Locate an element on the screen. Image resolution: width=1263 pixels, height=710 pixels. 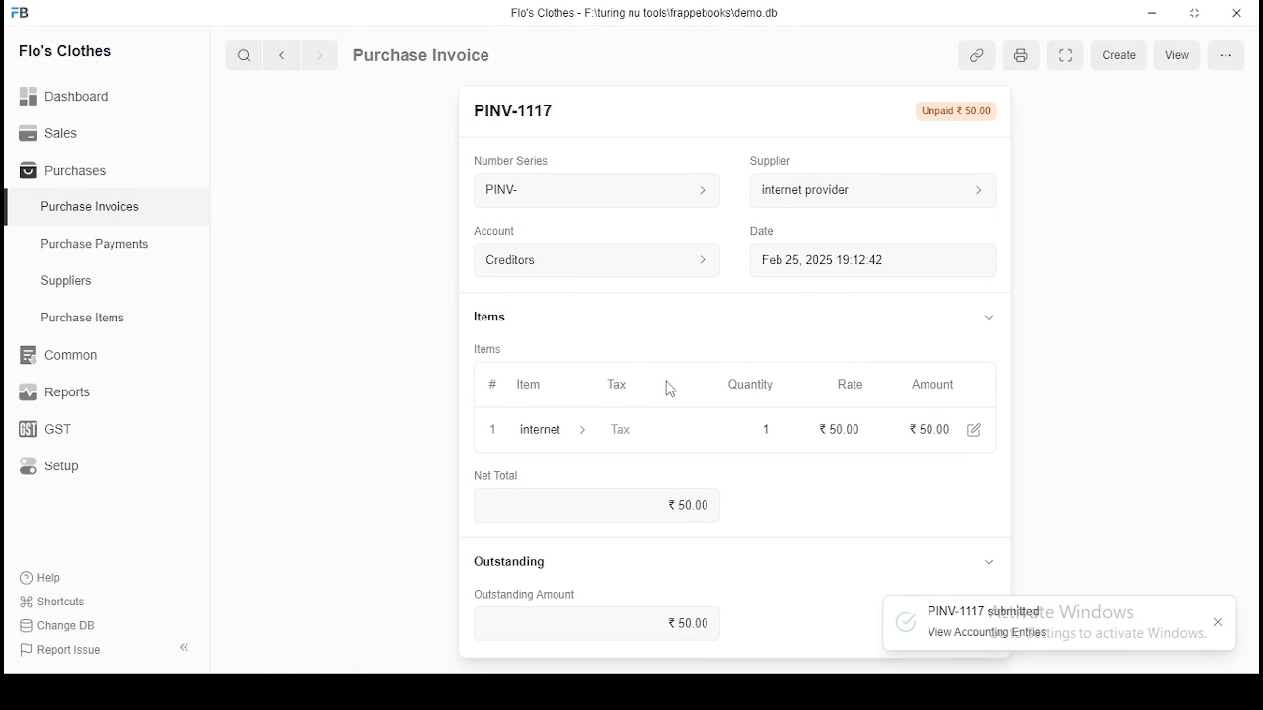
PINV-1117 submitted is located at coordinates (982, 612).